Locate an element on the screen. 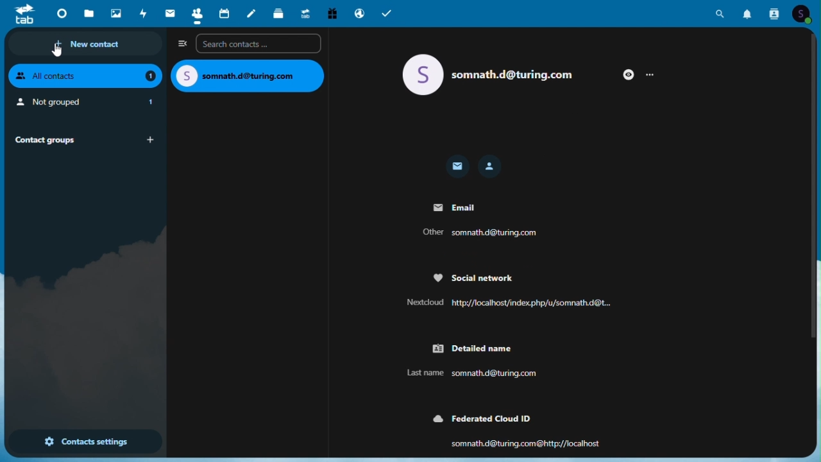 The height and width of the screenshot is (462, 821). All contacts is located at coordinates (85, 76).